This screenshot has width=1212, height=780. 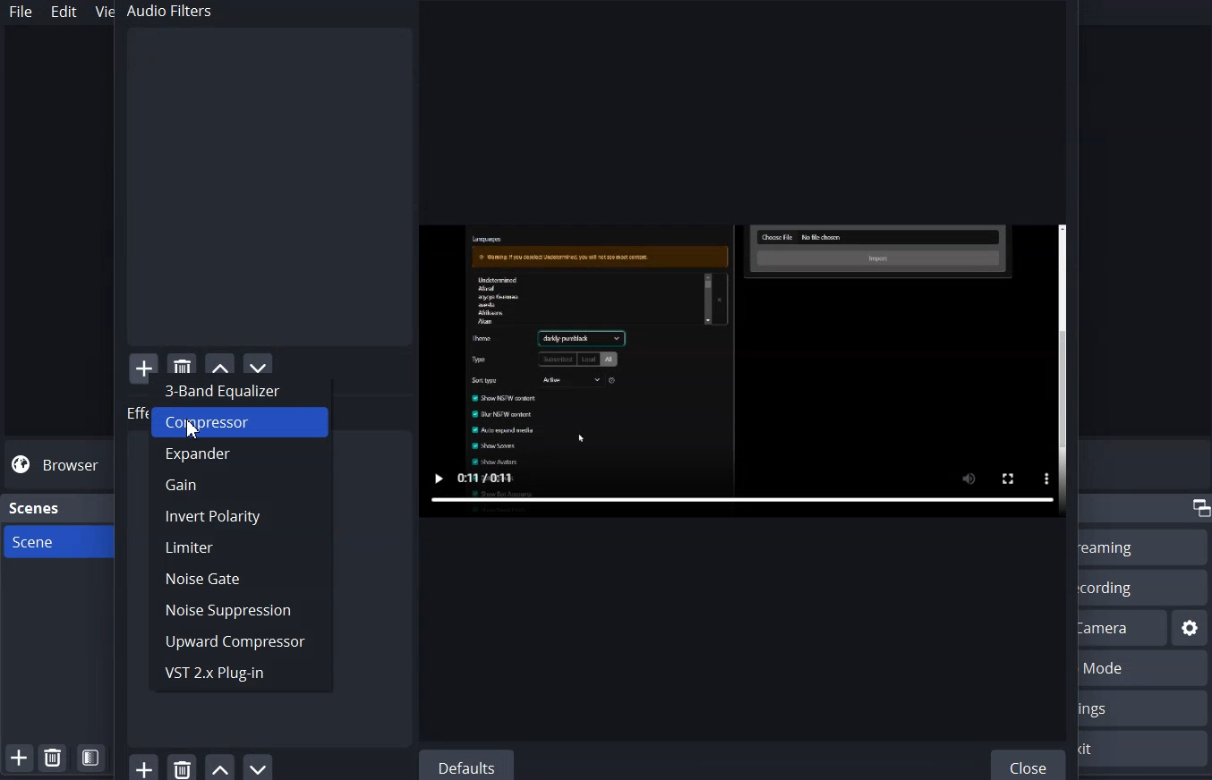 I want to click on Settings, so click(x=1191, y=628).